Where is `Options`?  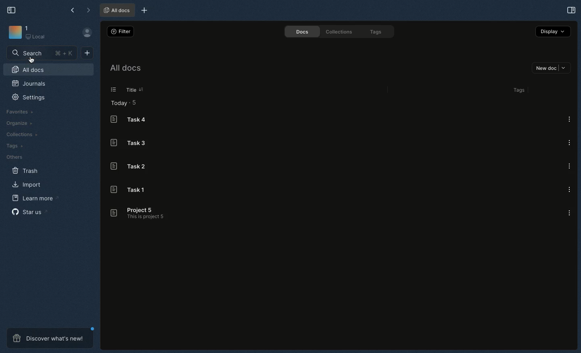 Options is located at coordinates (570, 212).